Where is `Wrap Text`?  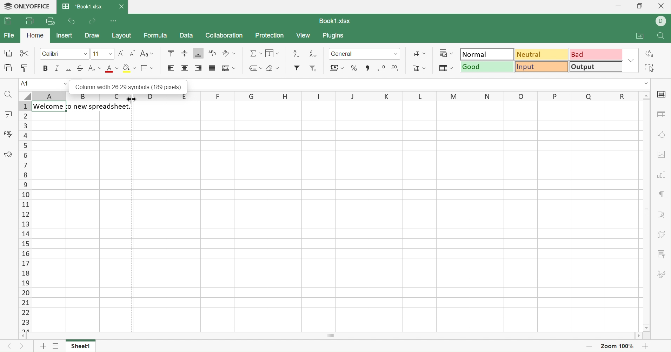 Wrap Text is located at coordinates (213, 53).